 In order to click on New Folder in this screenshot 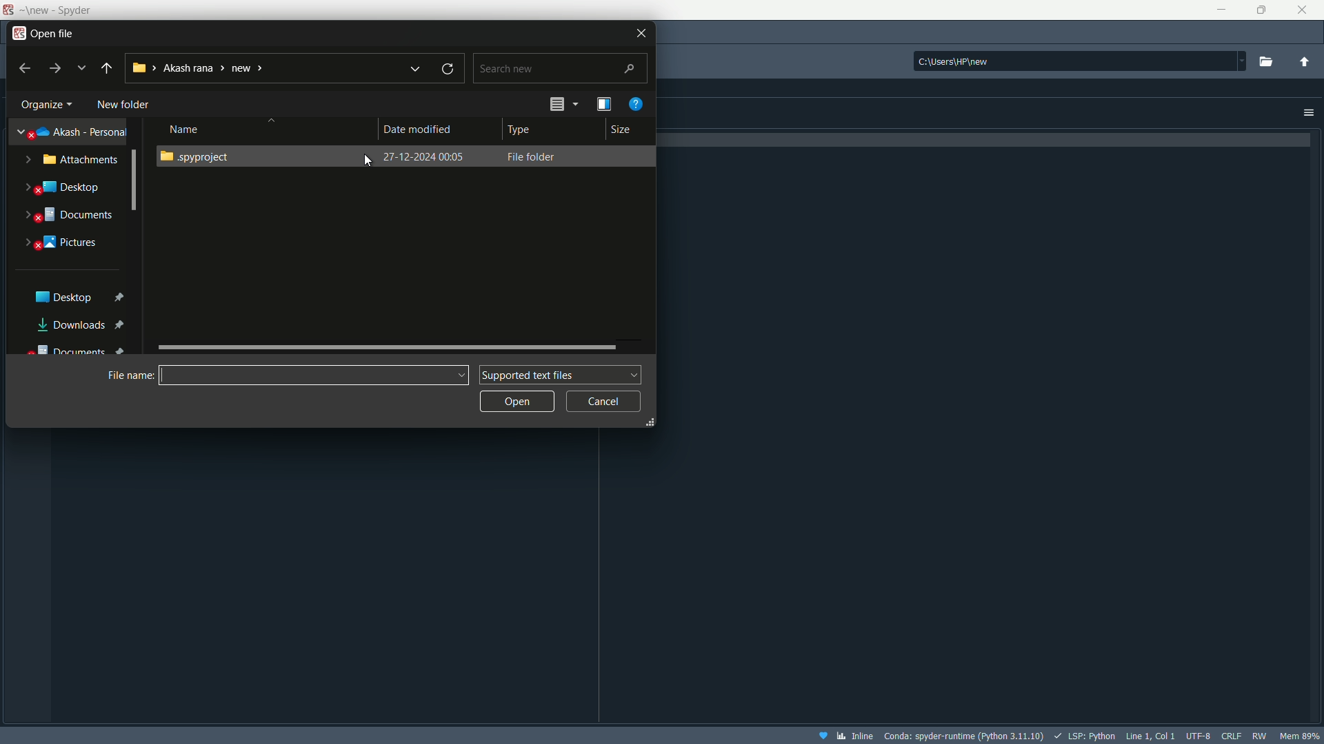, I will do `click(126, 105)`.